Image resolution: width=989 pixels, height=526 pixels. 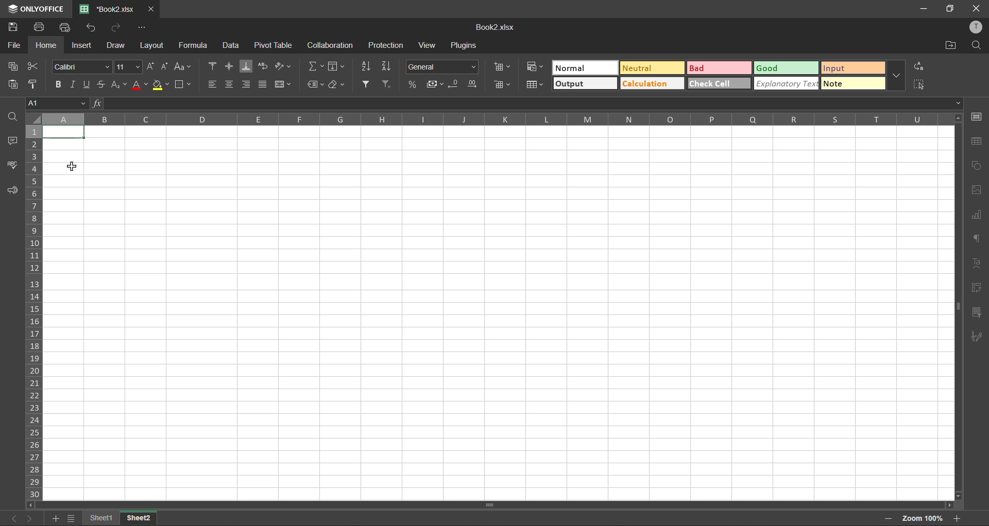 What do you see at coordinates (895, 76) in the screenshot?
I see `more options` at bounding box center [895, 76].